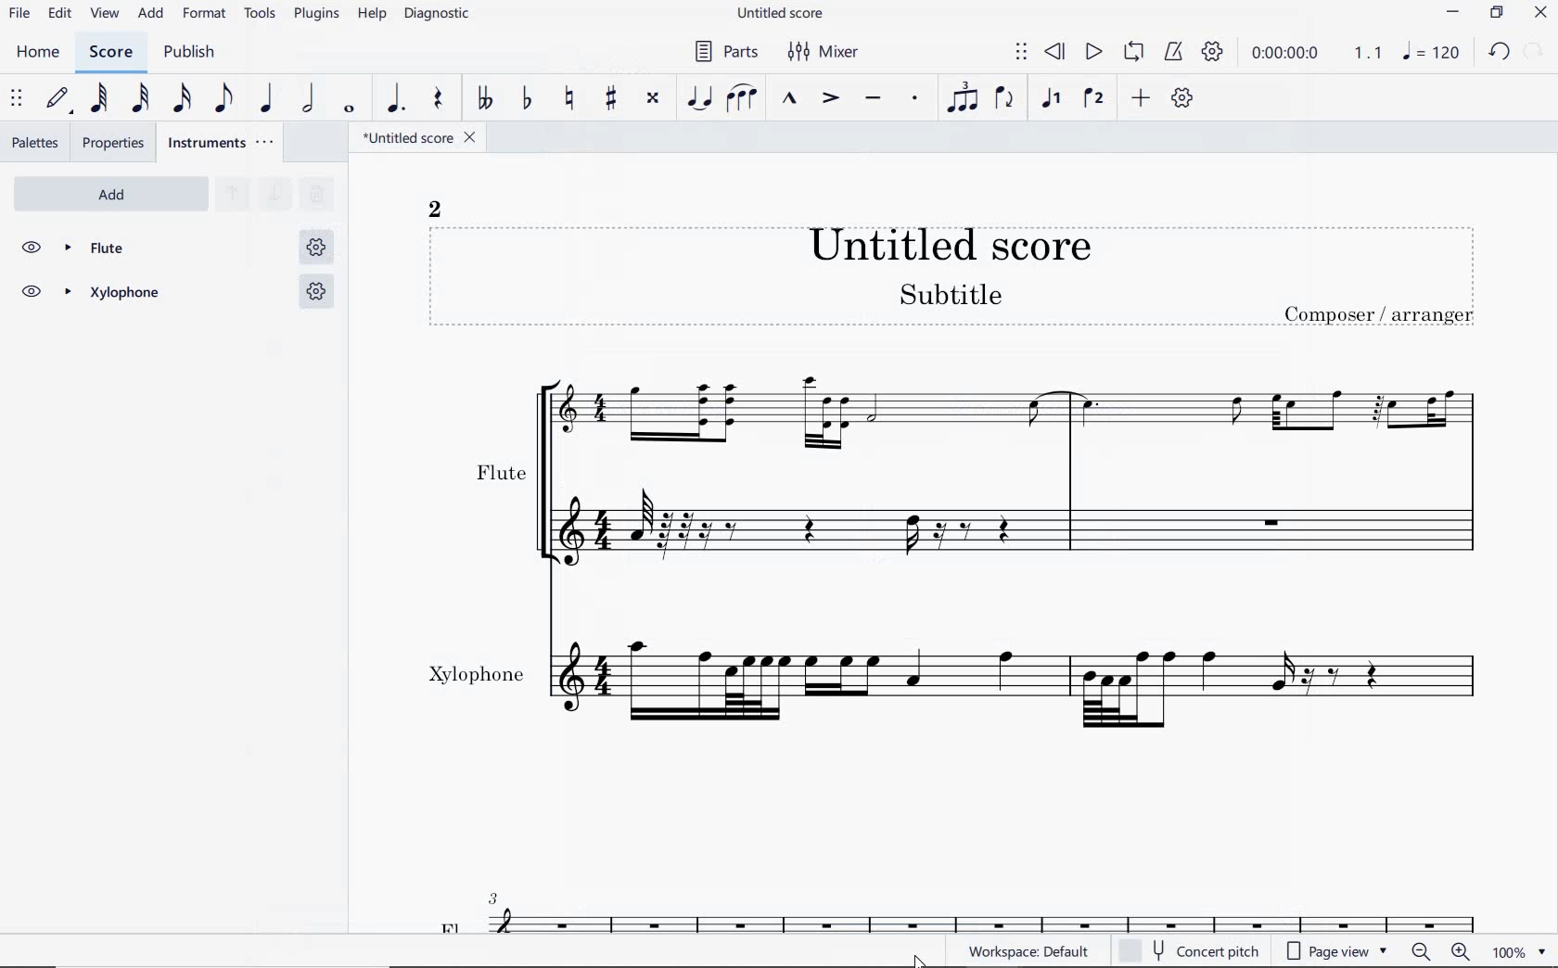  What do you see at coordinates (1190, 949) in the screenshot?
I see `concert pitch` at bounding box center [1190, 949].